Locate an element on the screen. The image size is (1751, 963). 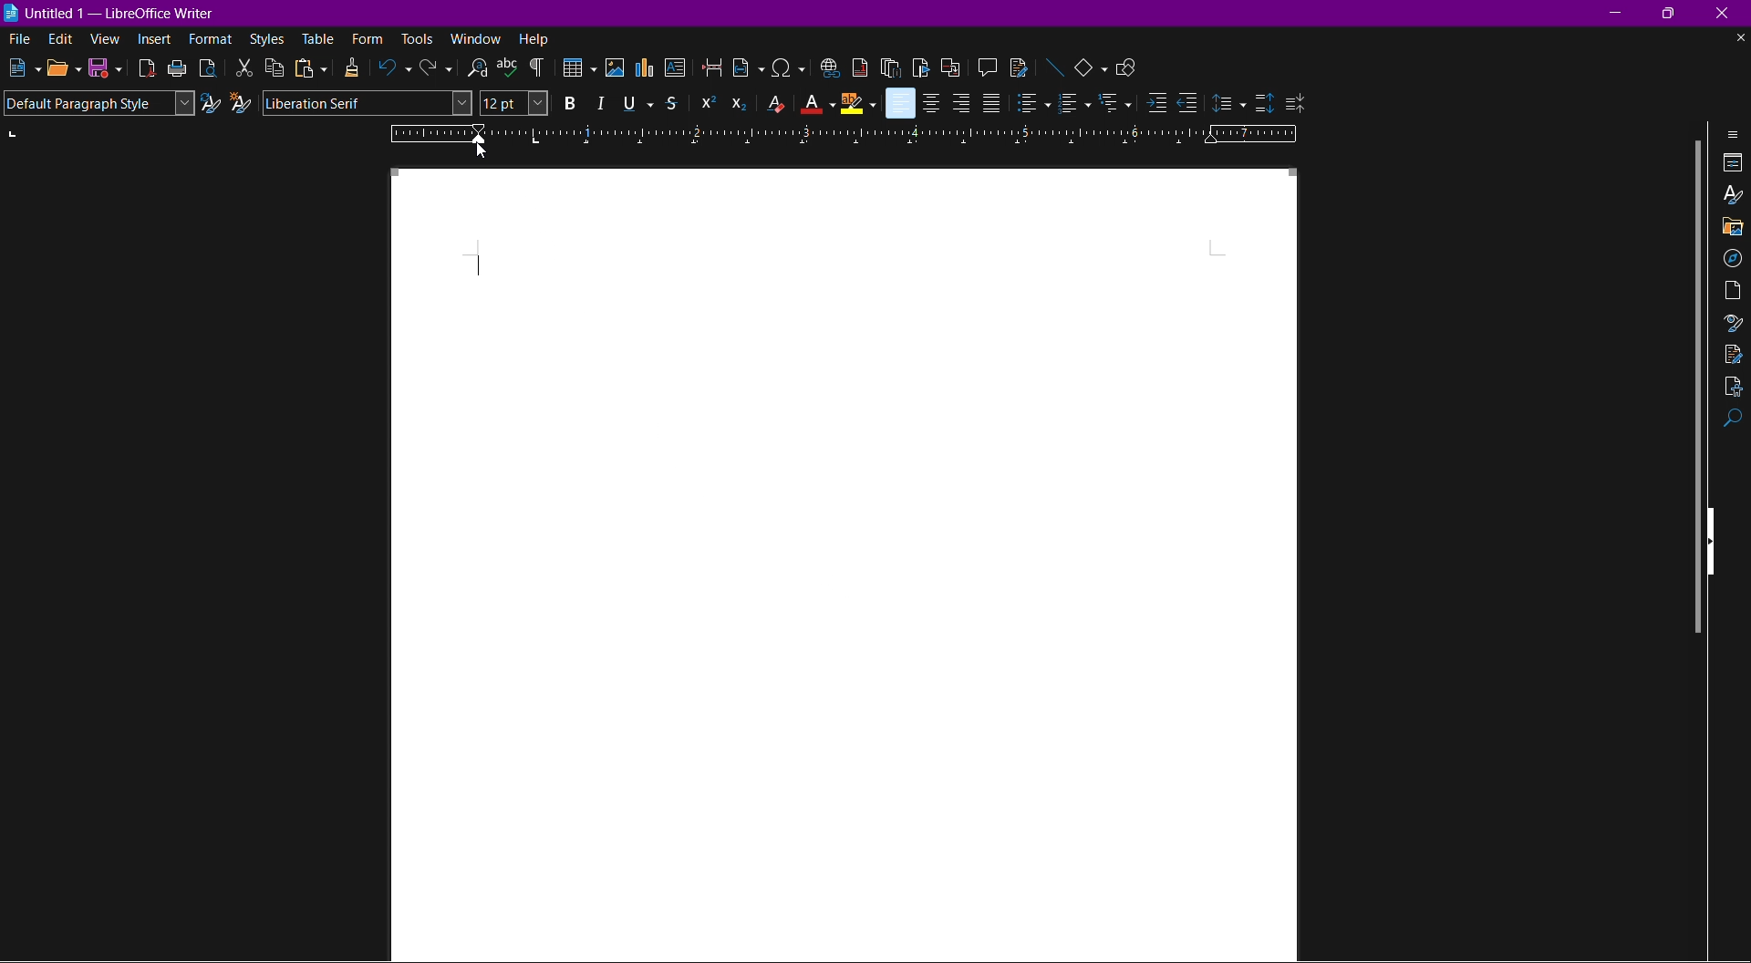
Find and Replace is located at coordinates (474, 67).